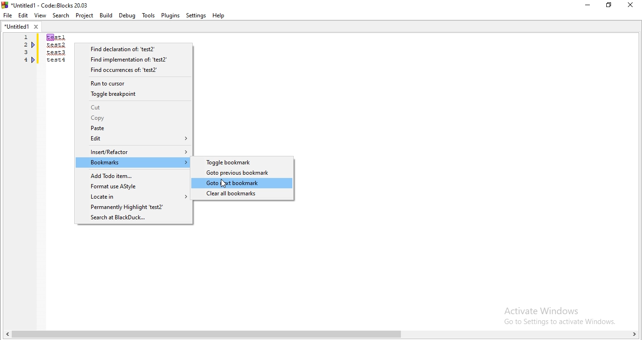 The width and height of the screenshot is (642, 340). I want to click on tools, so click(148, 15).